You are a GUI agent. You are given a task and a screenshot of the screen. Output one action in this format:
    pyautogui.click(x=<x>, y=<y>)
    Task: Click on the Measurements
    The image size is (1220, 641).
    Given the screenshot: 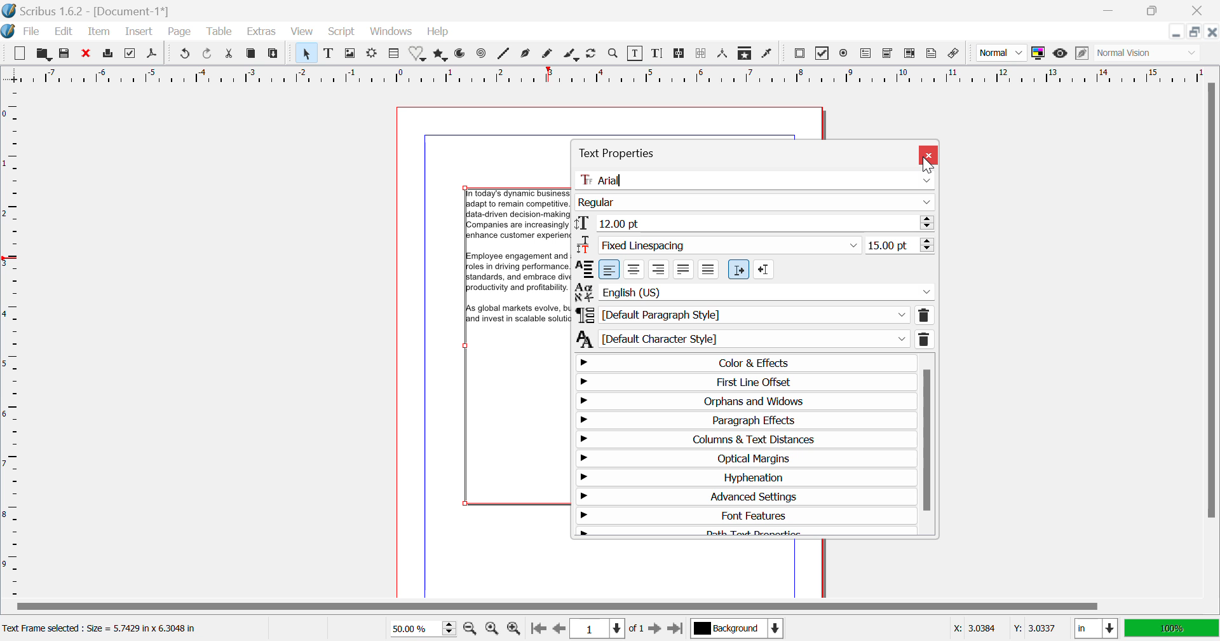 What is the action you would take?
    pyautogui.click(x=724, y=55)
    